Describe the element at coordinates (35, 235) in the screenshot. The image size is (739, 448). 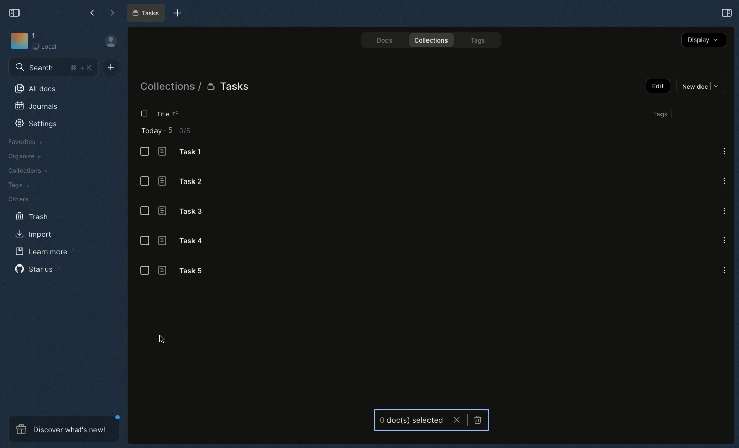
I see `Import` at that location.